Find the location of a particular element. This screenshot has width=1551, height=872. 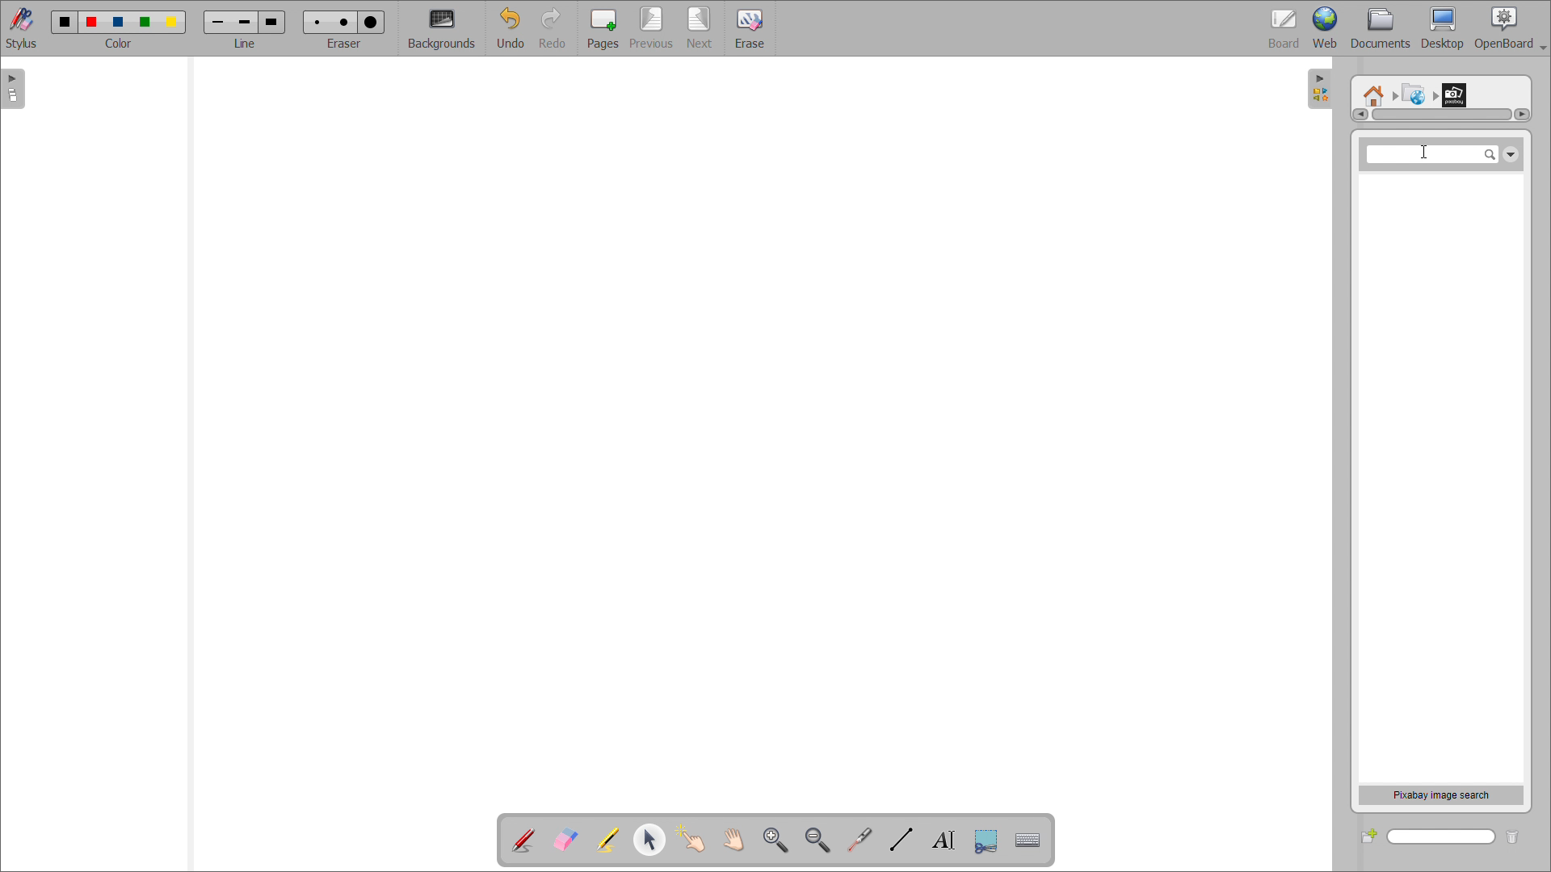

scroll right is located at coordinates (1521, 114).